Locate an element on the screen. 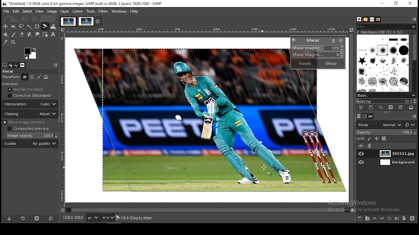  edit is located at coordinates (16, 11).